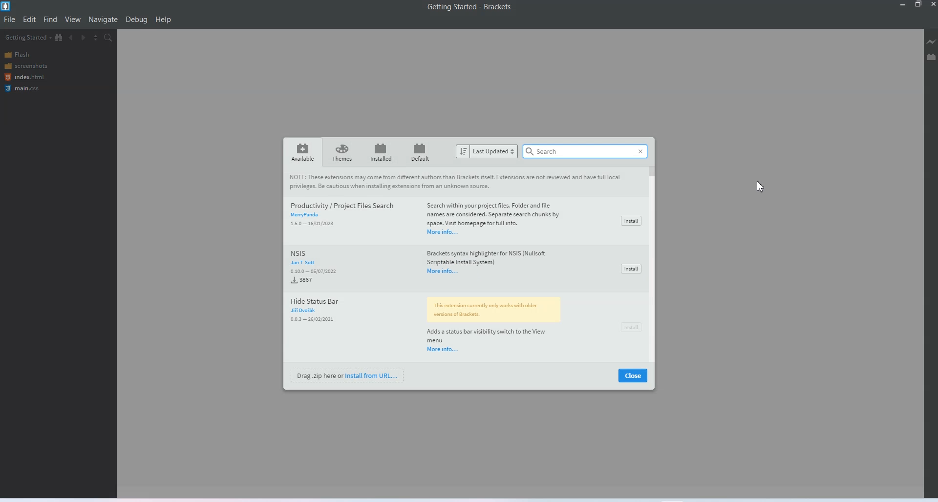 This screenshot has height=502, width=938. I want to click on Getting started, so click(27, 37).